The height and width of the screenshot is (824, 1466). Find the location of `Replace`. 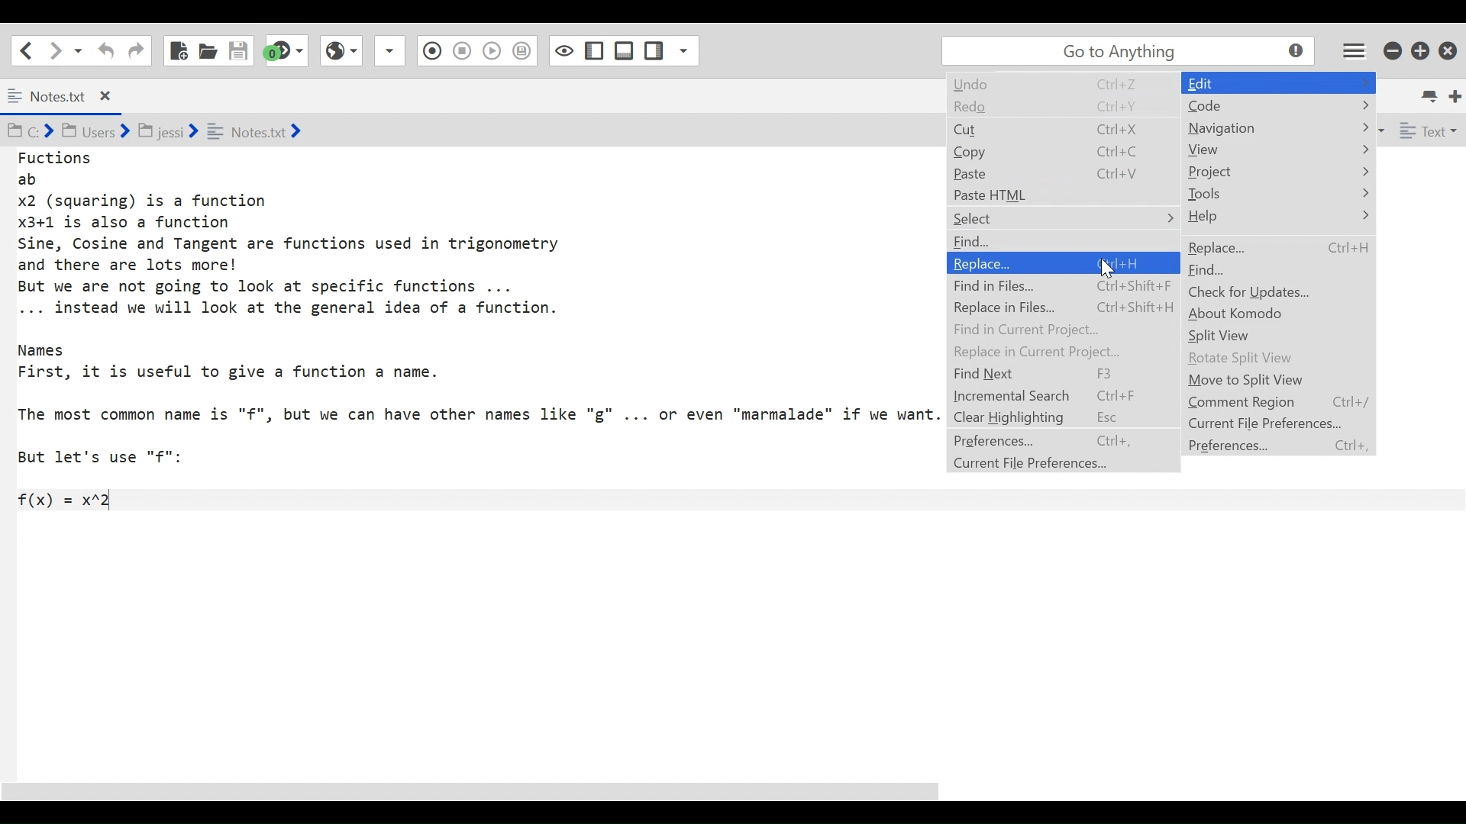

Replace is located at coordinates (1062, 262).